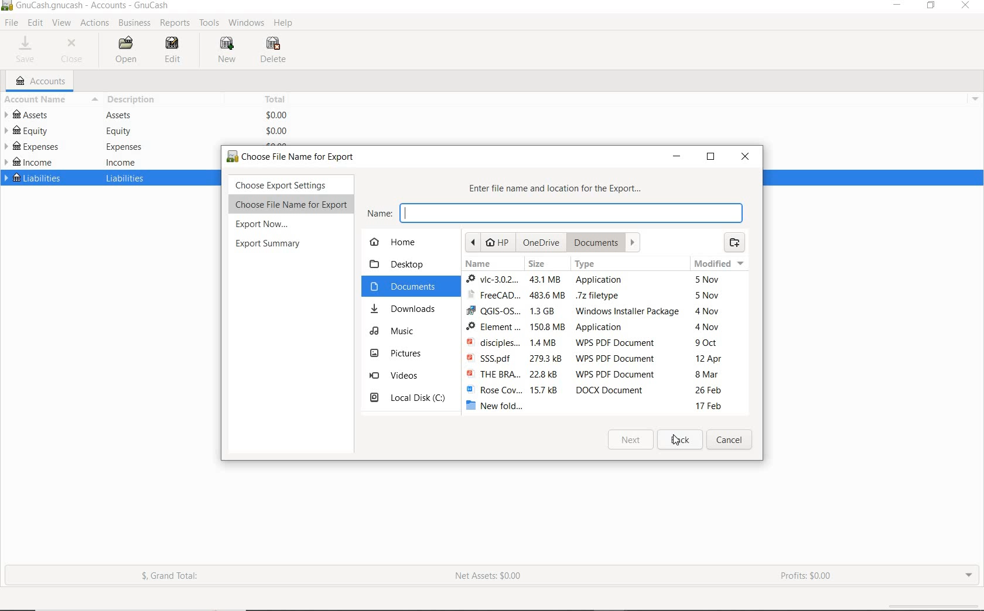 The image size is (984, 611). What do you see at coordinates (490, 242) in the screenshot?
I see `hp` at bounding box center [490, 242].